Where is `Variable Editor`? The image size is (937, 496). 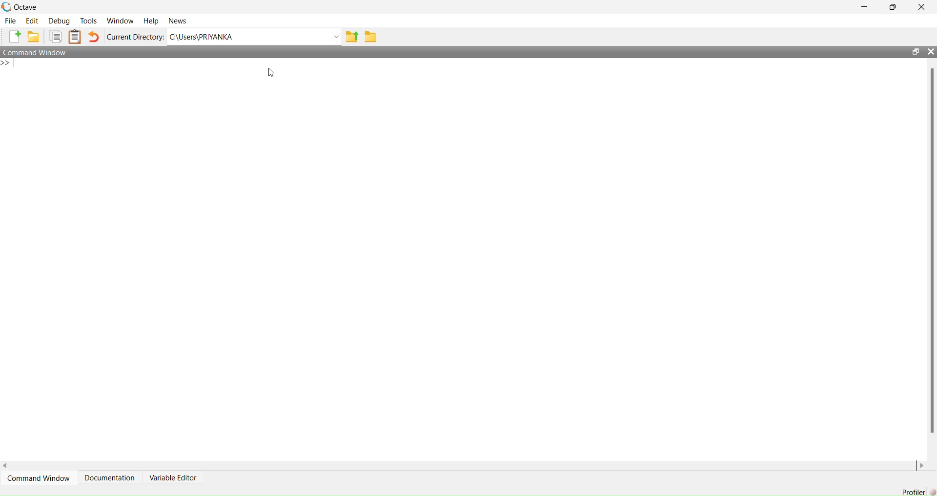 Variable Editor is located at coordinates (173, 478).